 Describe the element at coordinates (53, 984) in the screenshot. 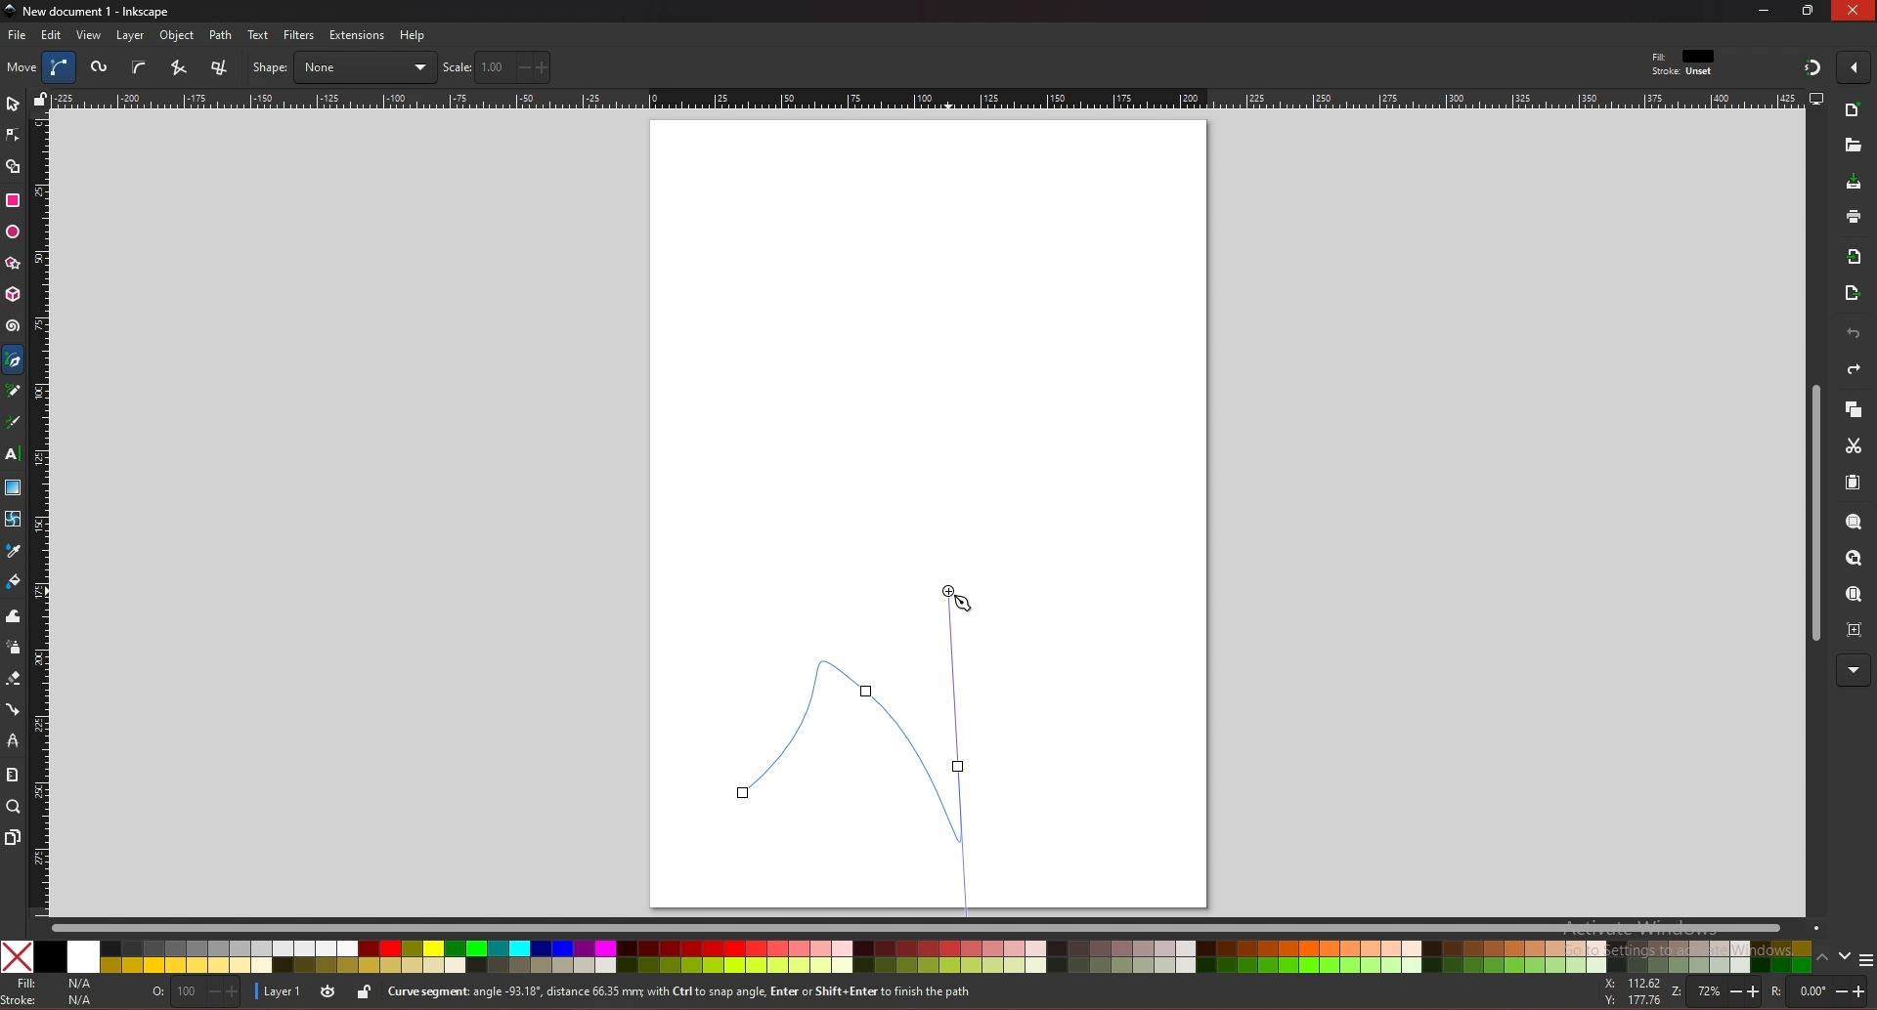

I see `fill` at that location.